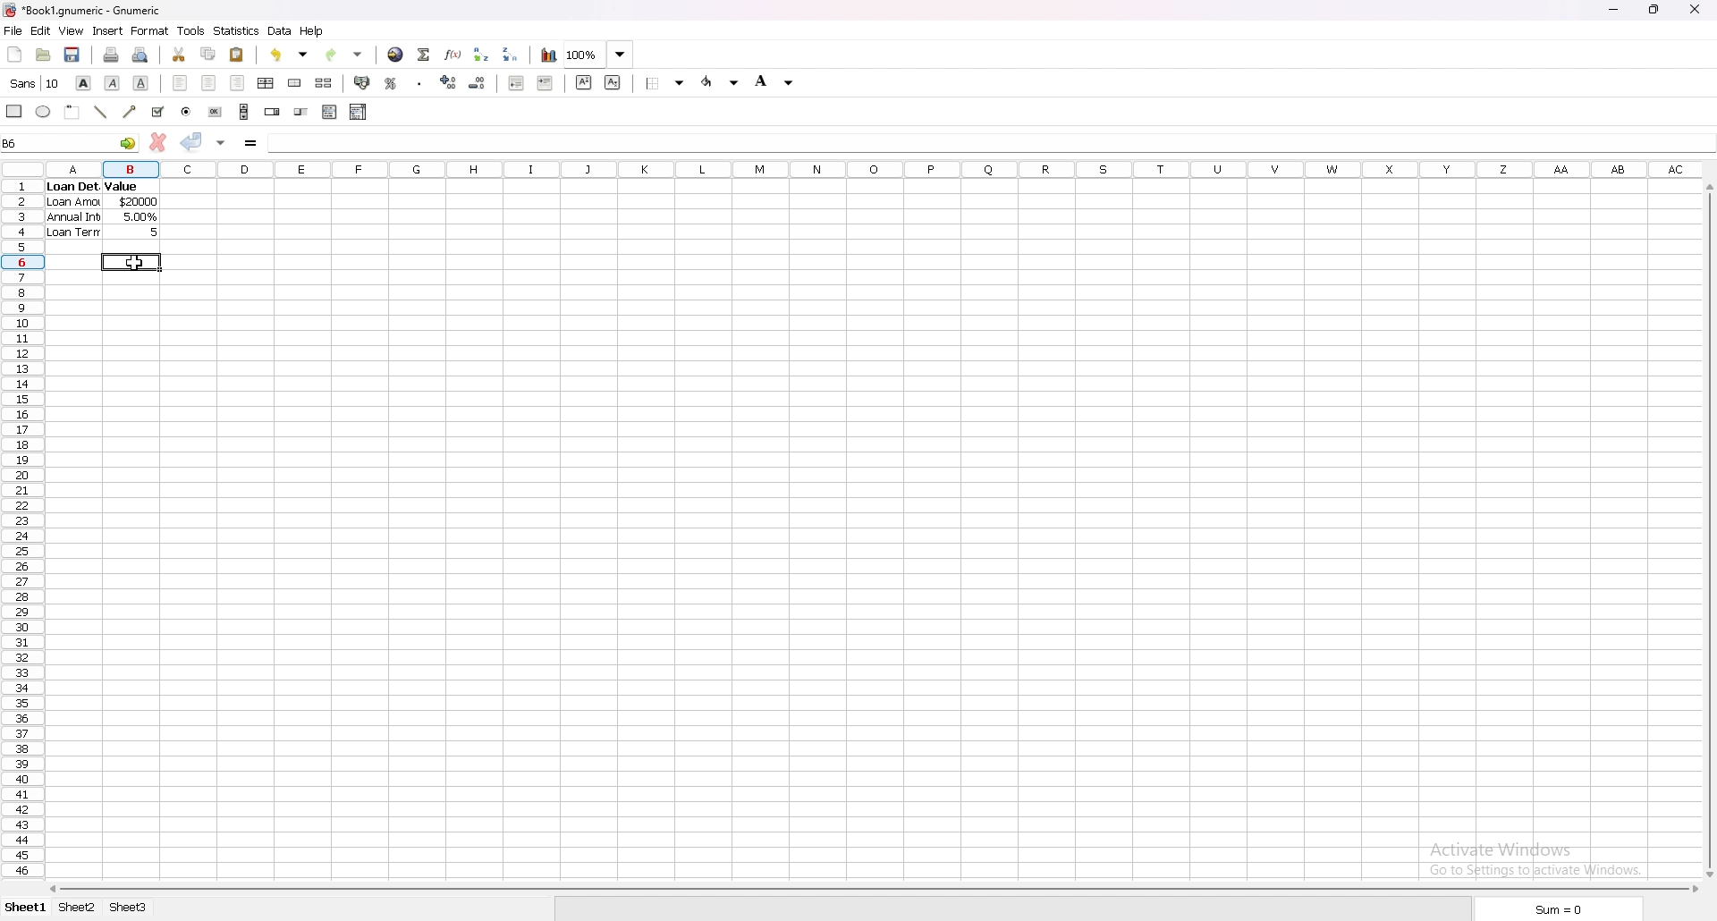 The image size is (1717, 921). I want to click on scroll bar, so click(872, 890).